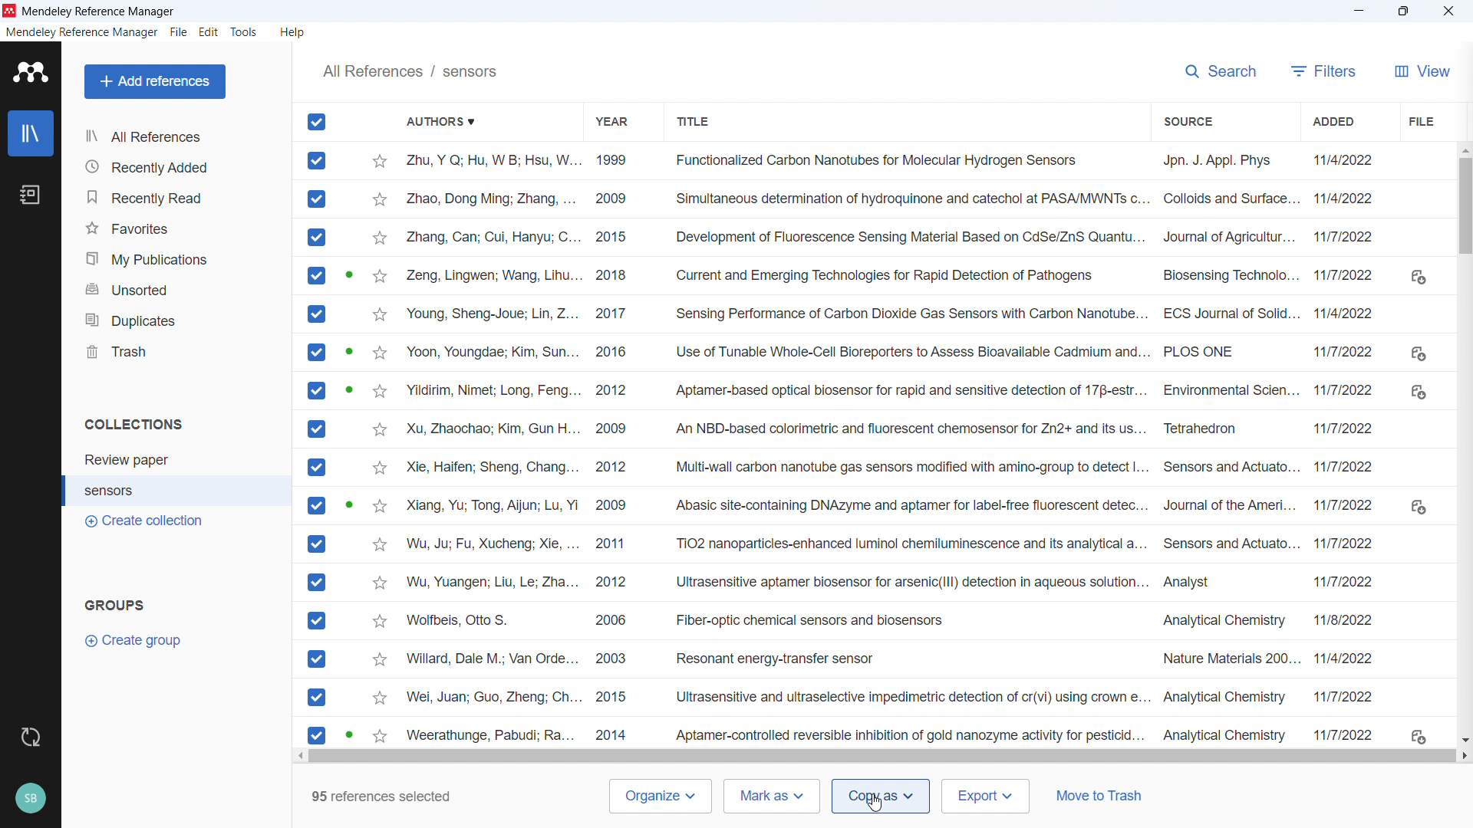  I want to click on Close , so click(1447, 10).